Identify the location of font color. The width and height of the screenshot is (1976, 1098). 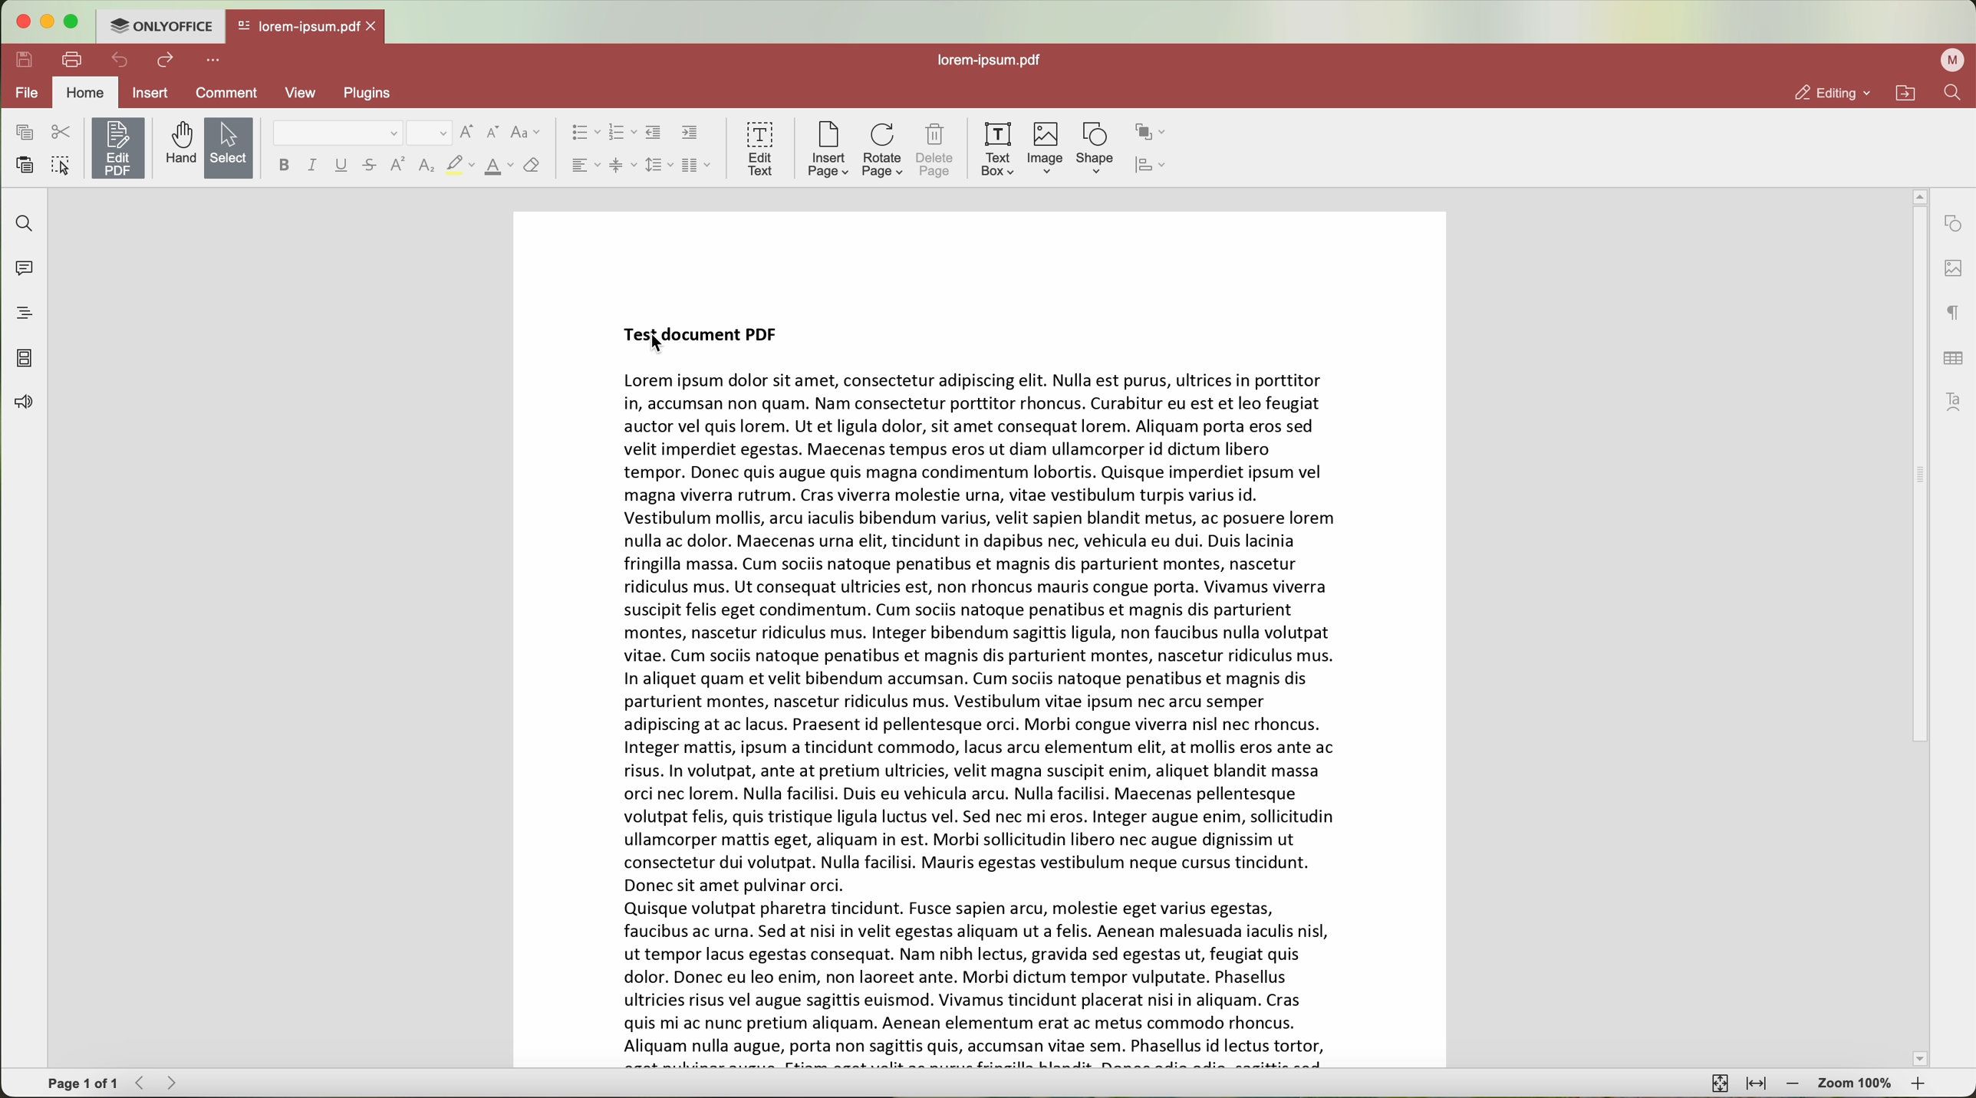
(496, 166).